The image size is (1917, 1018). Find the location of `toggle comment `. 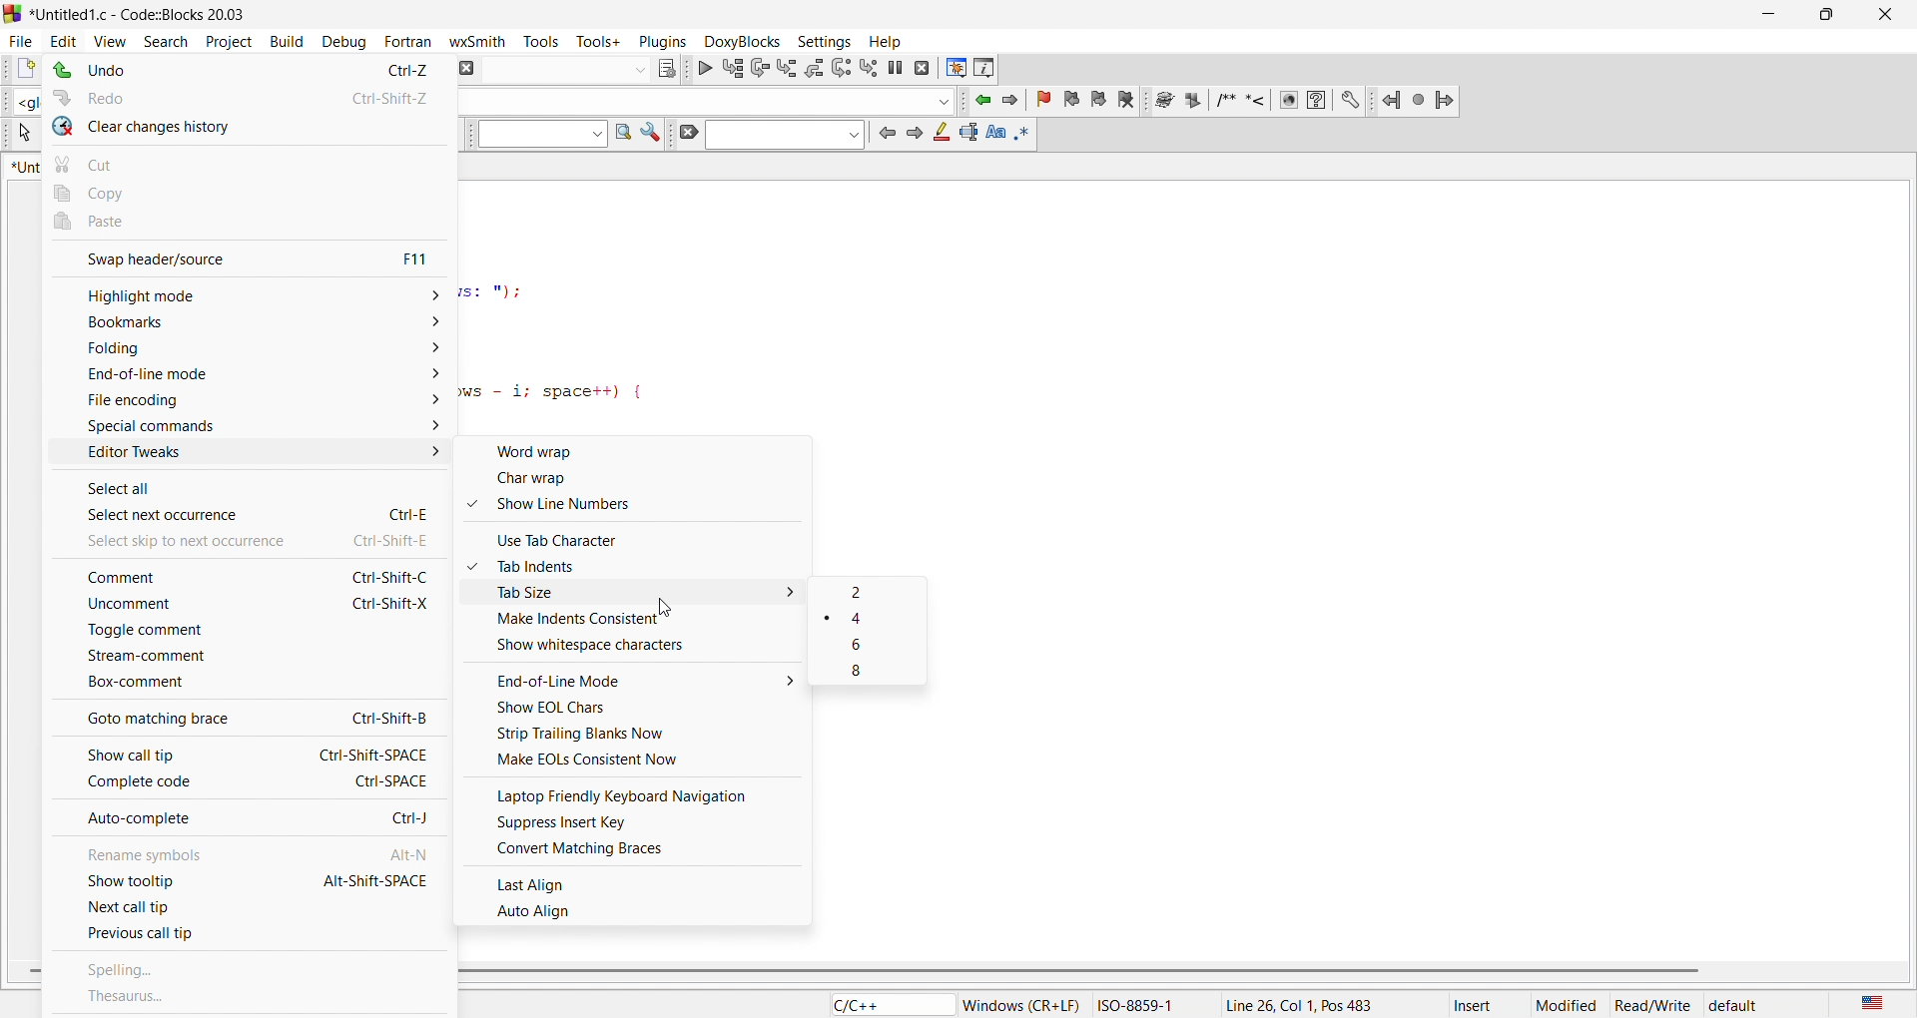

toggle comment  is located at coordinates (246, 634).